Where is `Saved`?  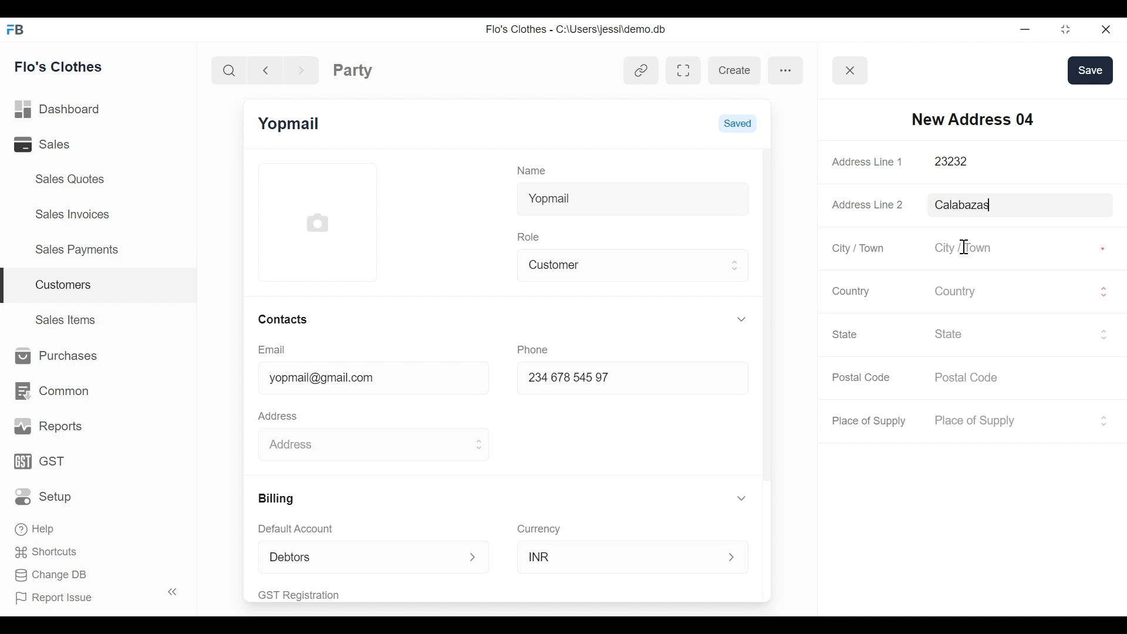 Saved is located at coordinates (737, 122).